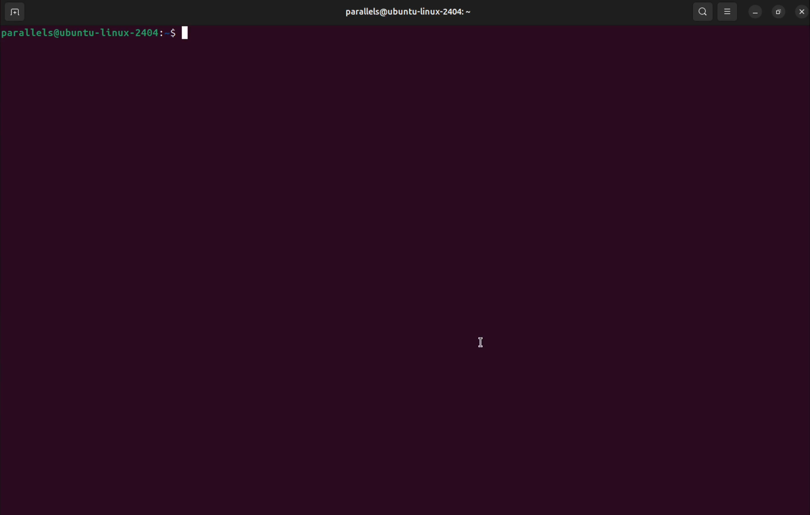  I want to click on close, so click(800, 11).